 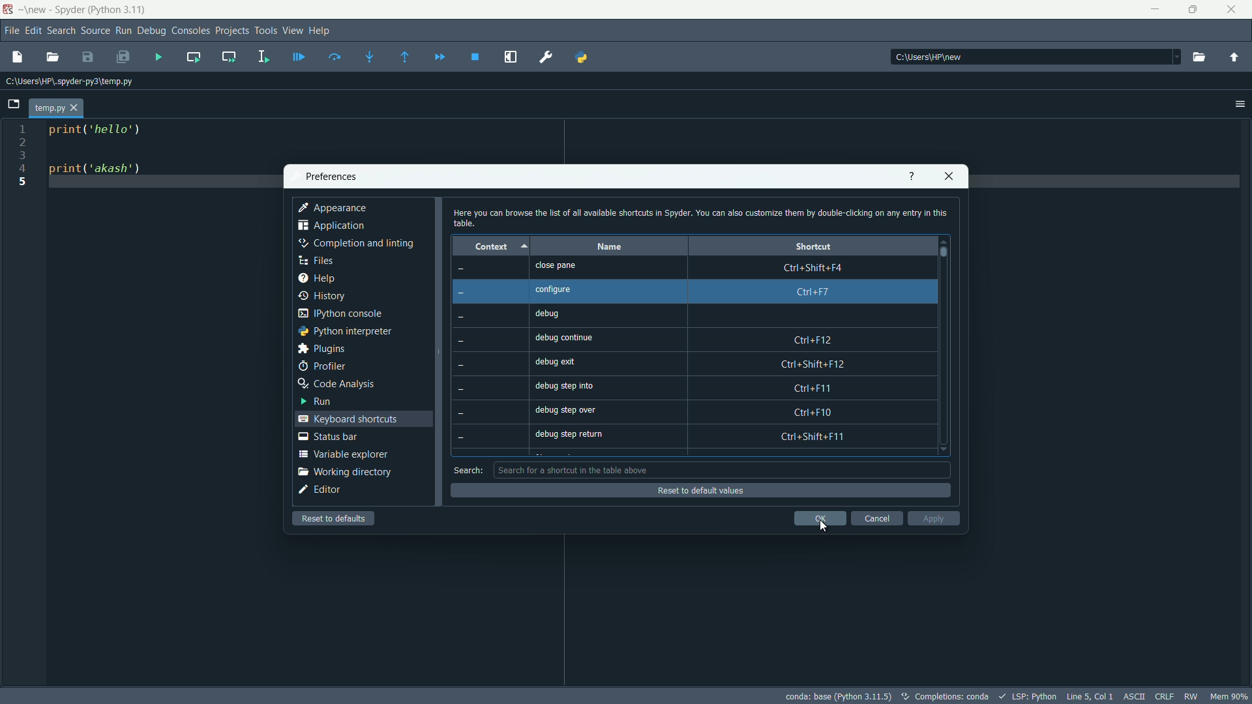 What do you see at coordinates (925, 57) in the screenshot?
I see `N C:\Users\HP\new` at bounding box center [925, 57].